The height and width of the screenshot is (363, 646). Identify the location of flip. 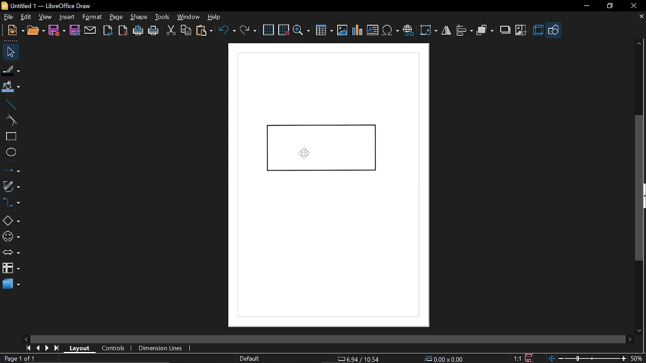
(446, 31).